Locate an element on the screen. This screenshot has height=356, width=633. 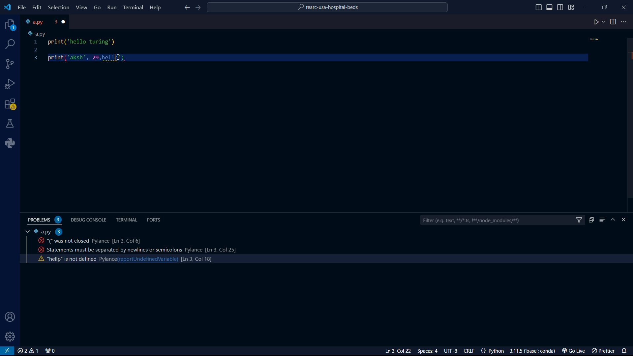
3.1.5 is located at coordinates (534, 351).